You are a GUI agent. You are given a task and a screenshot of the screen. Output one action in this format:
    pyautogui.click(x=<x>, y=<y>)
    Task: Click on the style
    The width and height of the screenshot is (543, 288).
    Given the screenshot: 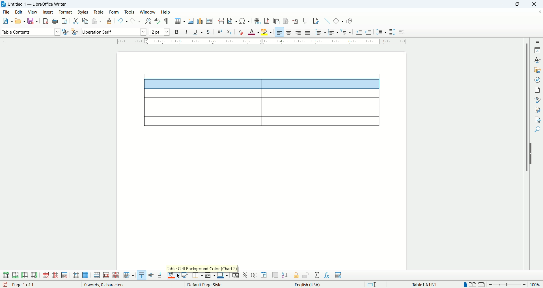 What is the action you would take?
    pyautogui.click(x=537, y=60)
    